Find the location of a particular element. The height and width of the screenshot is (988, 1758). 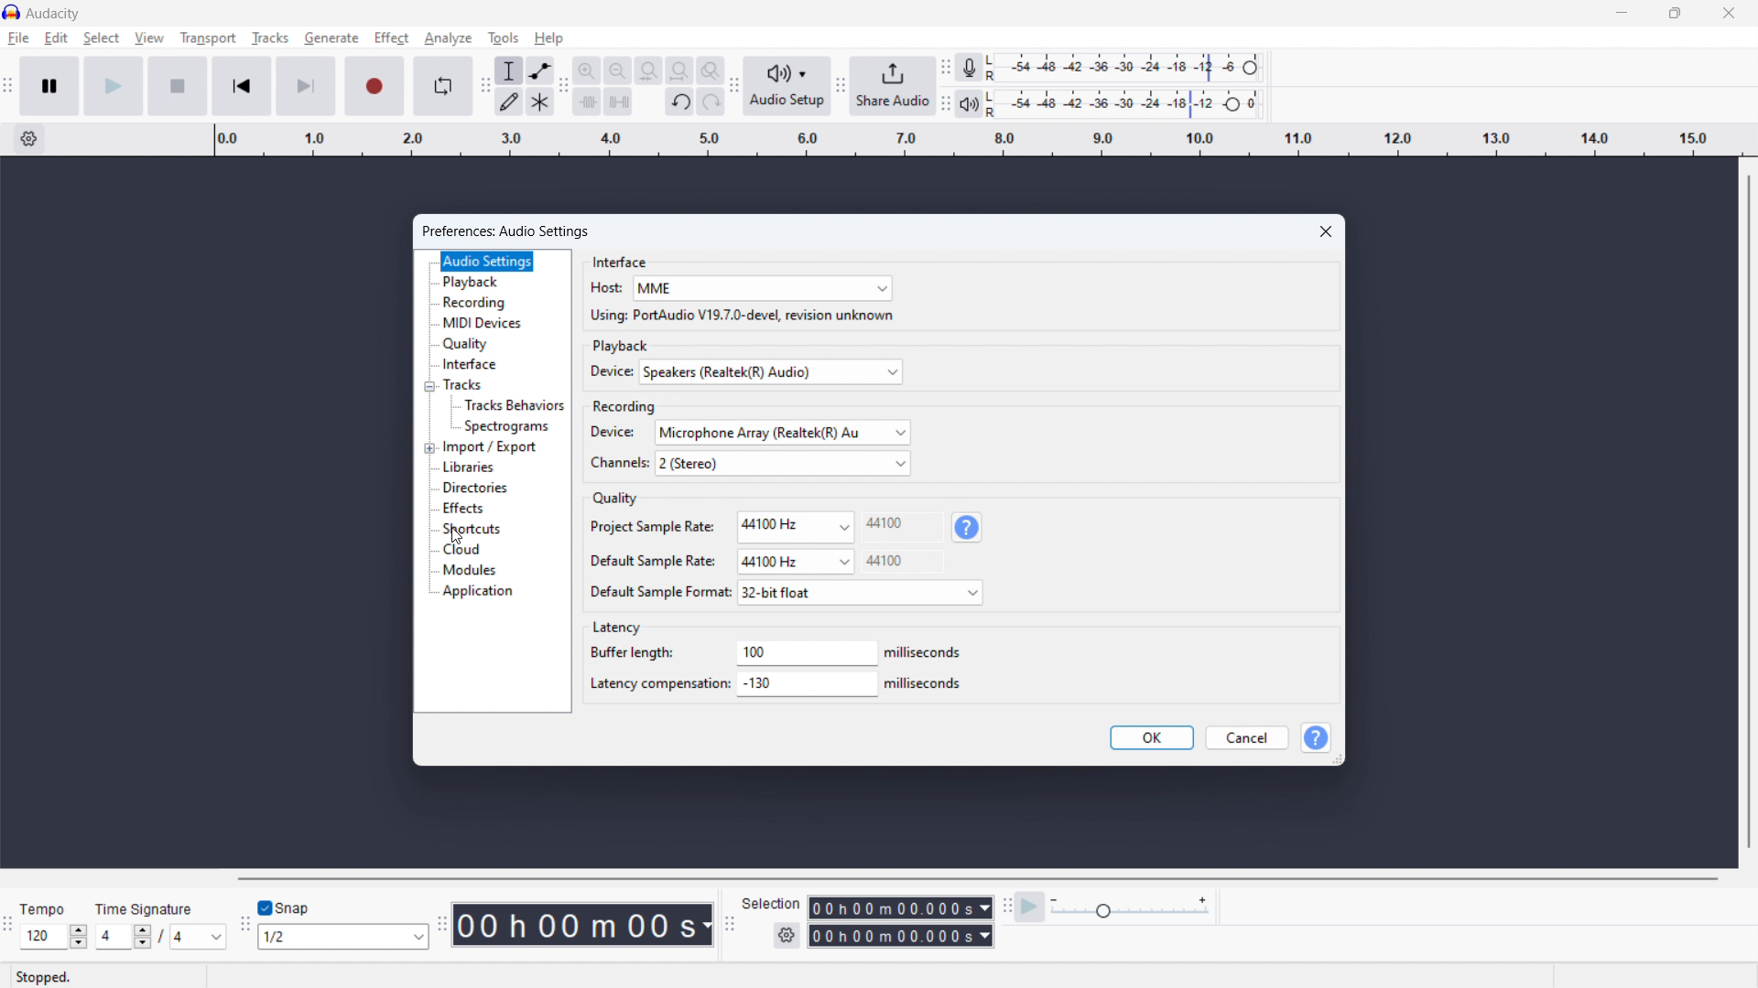

Enabales movement of share audio toolbar is located at coordinates (841, 85).